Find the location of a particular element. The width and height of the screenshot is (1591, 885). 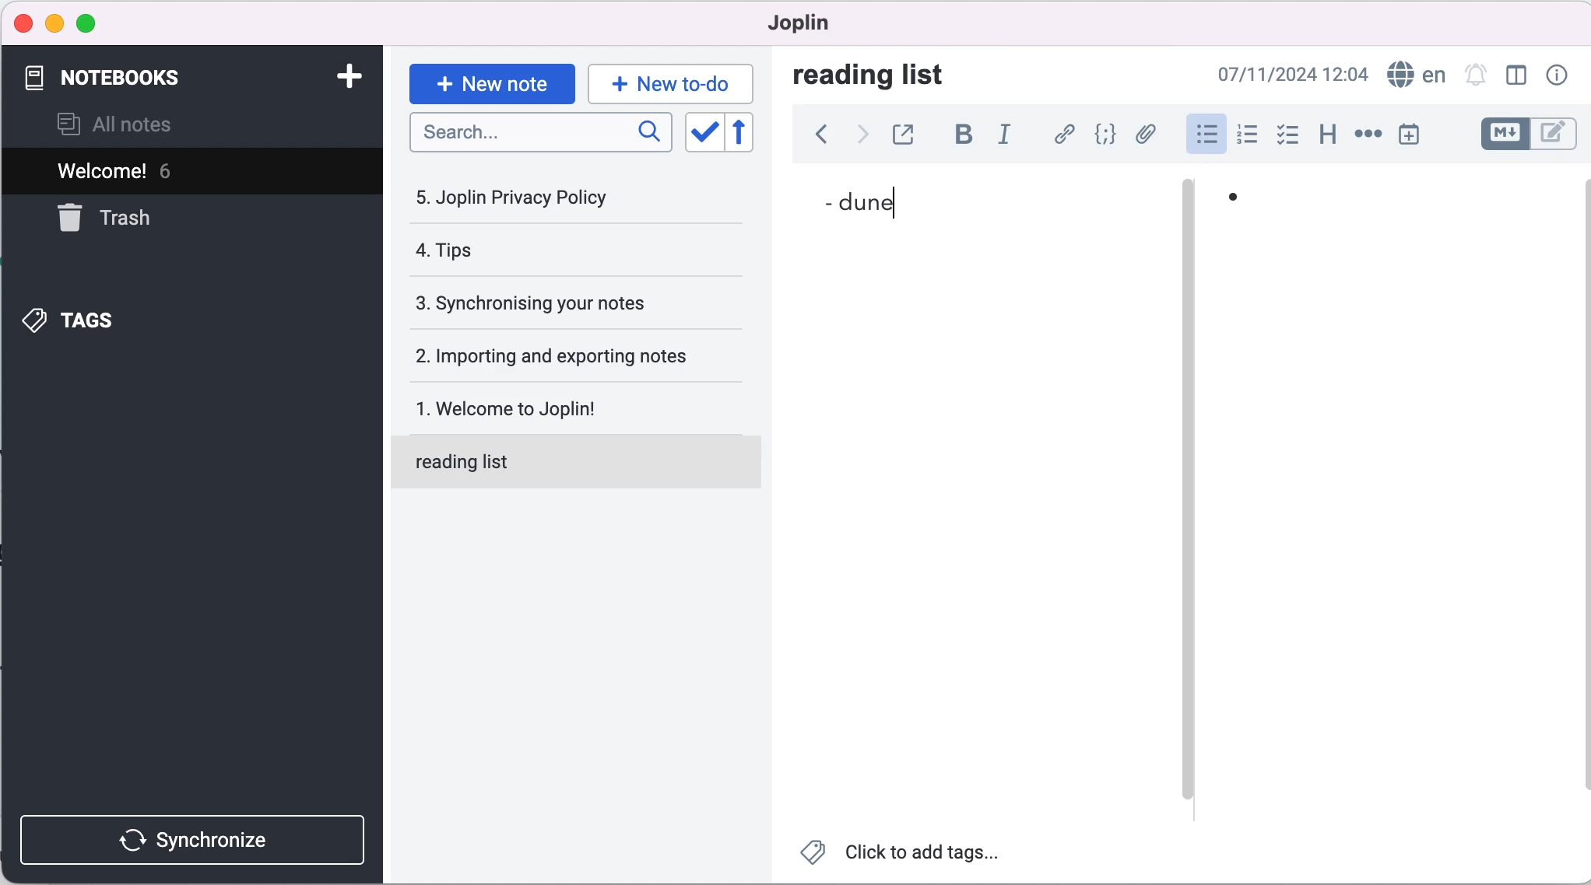

07/11/2024 09:02 is located at coordinates (1287, 74).